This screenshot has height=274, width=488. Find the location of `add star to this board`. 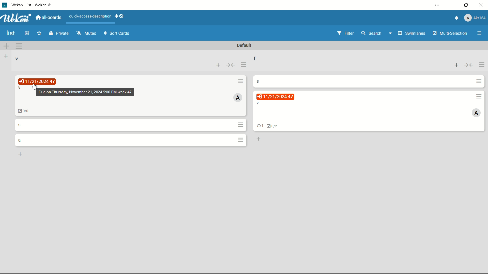

add star to this board is located at coordinates (39, 34).